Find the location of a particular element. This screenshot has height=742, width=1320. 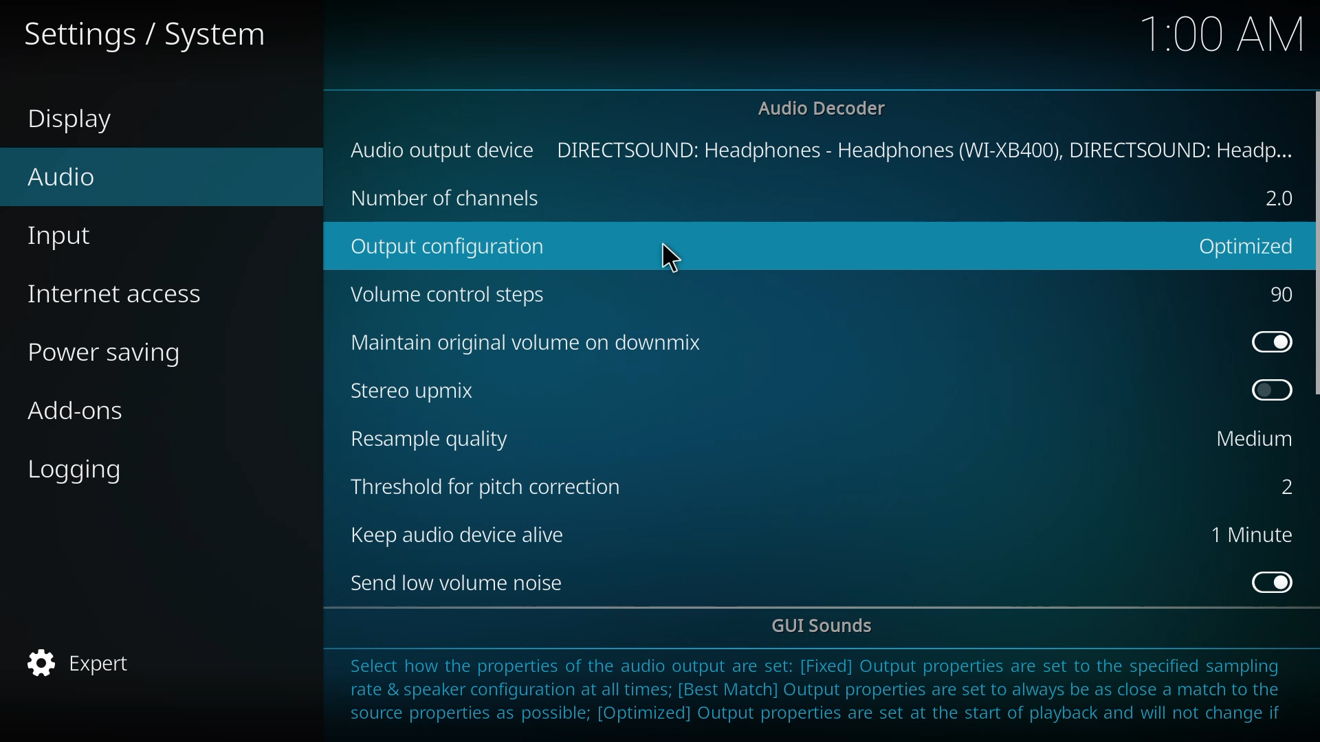

audio is located at coordinates (74, 175).